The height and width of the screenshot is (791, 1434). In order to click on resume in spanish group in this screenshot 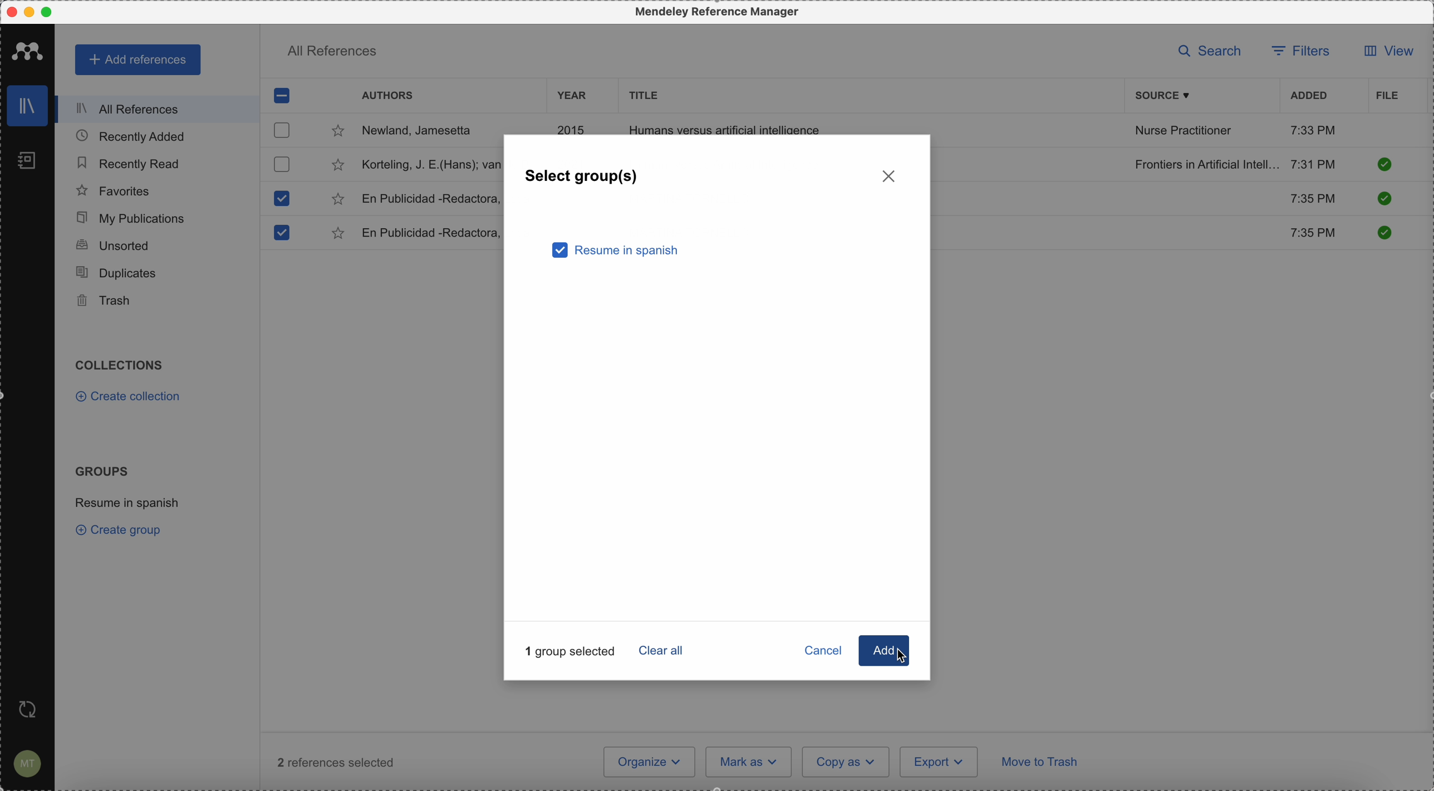, I will do `click(129, 502)`.